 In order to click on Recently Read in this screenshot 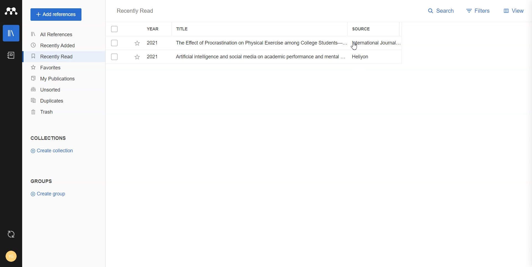, I will do `click(54, 56)`.